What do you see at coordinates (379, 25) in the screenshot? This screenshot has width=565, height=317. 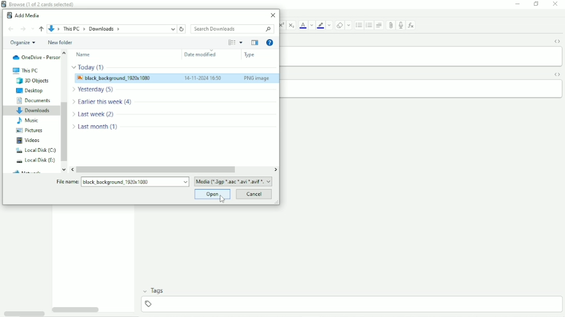 I see `Alignment` at bounding box center [379, 25].